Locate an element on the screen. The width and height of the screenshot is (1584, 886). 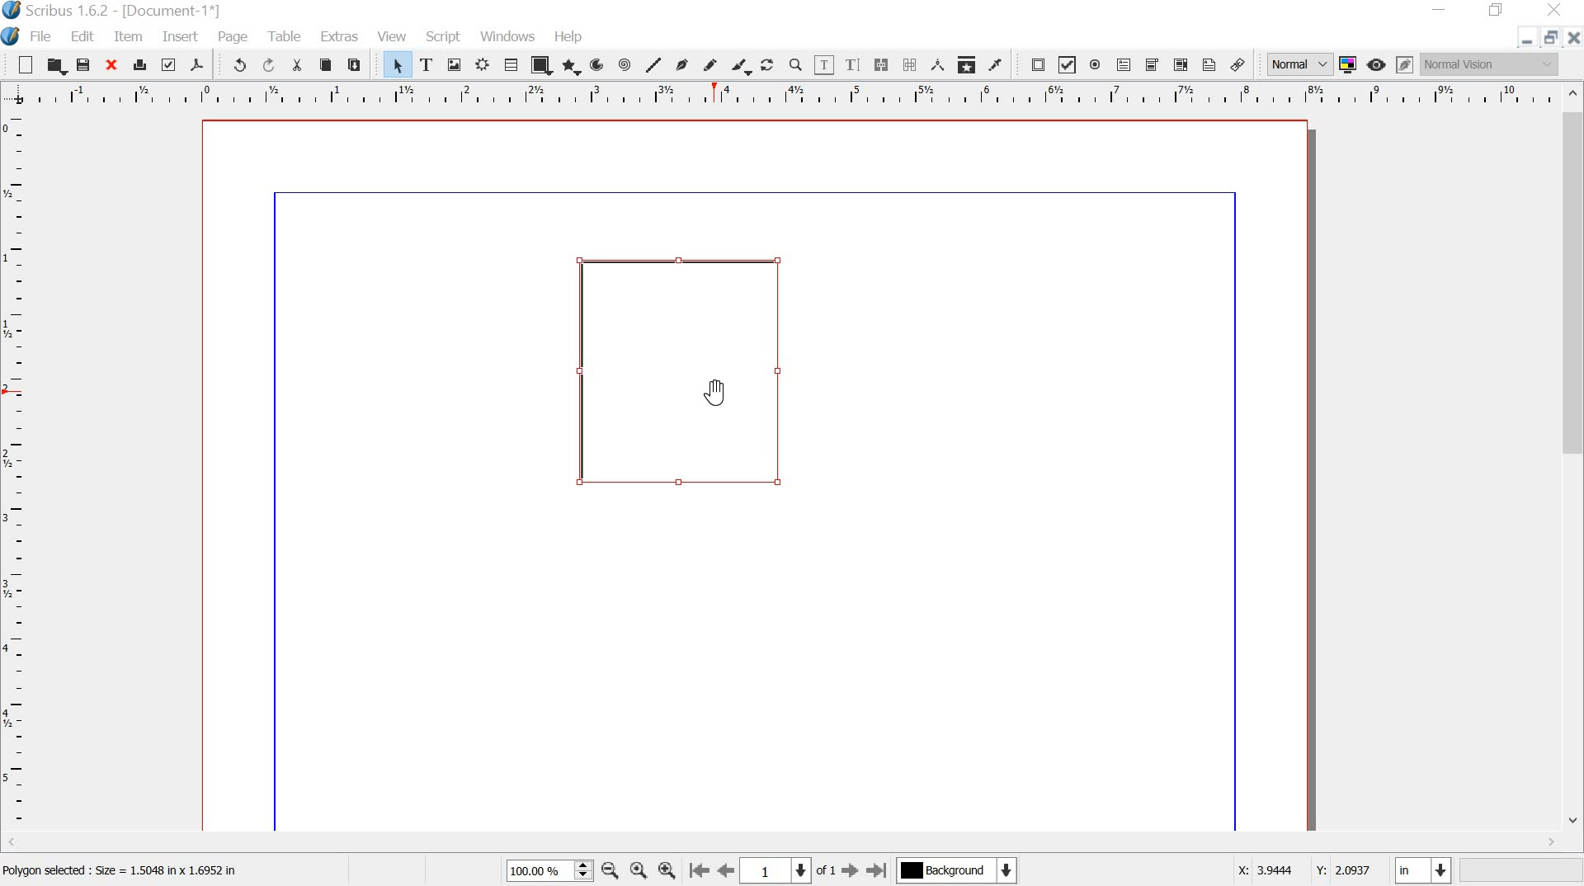
scrollbar is located at coordinates (783, 844).